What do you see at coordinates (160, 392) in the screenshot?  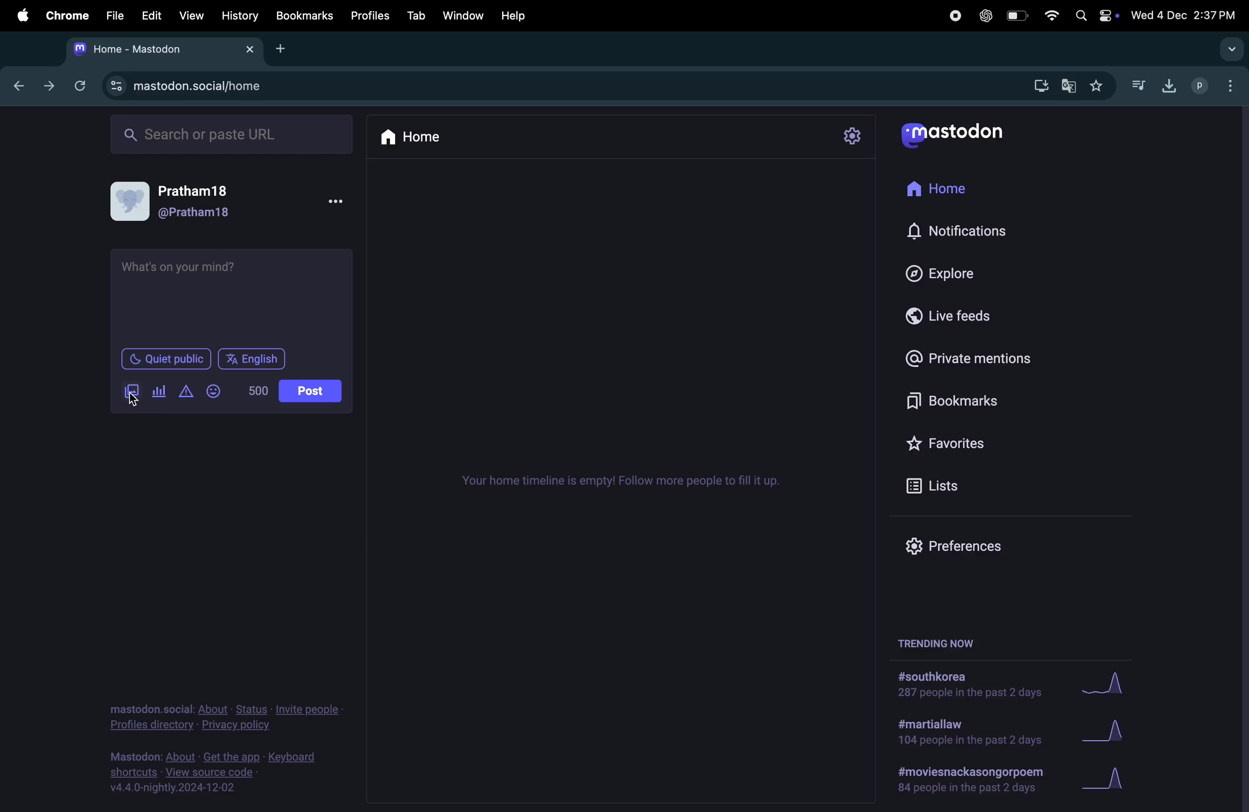 I see `poll` at bounding box center [160, 392].